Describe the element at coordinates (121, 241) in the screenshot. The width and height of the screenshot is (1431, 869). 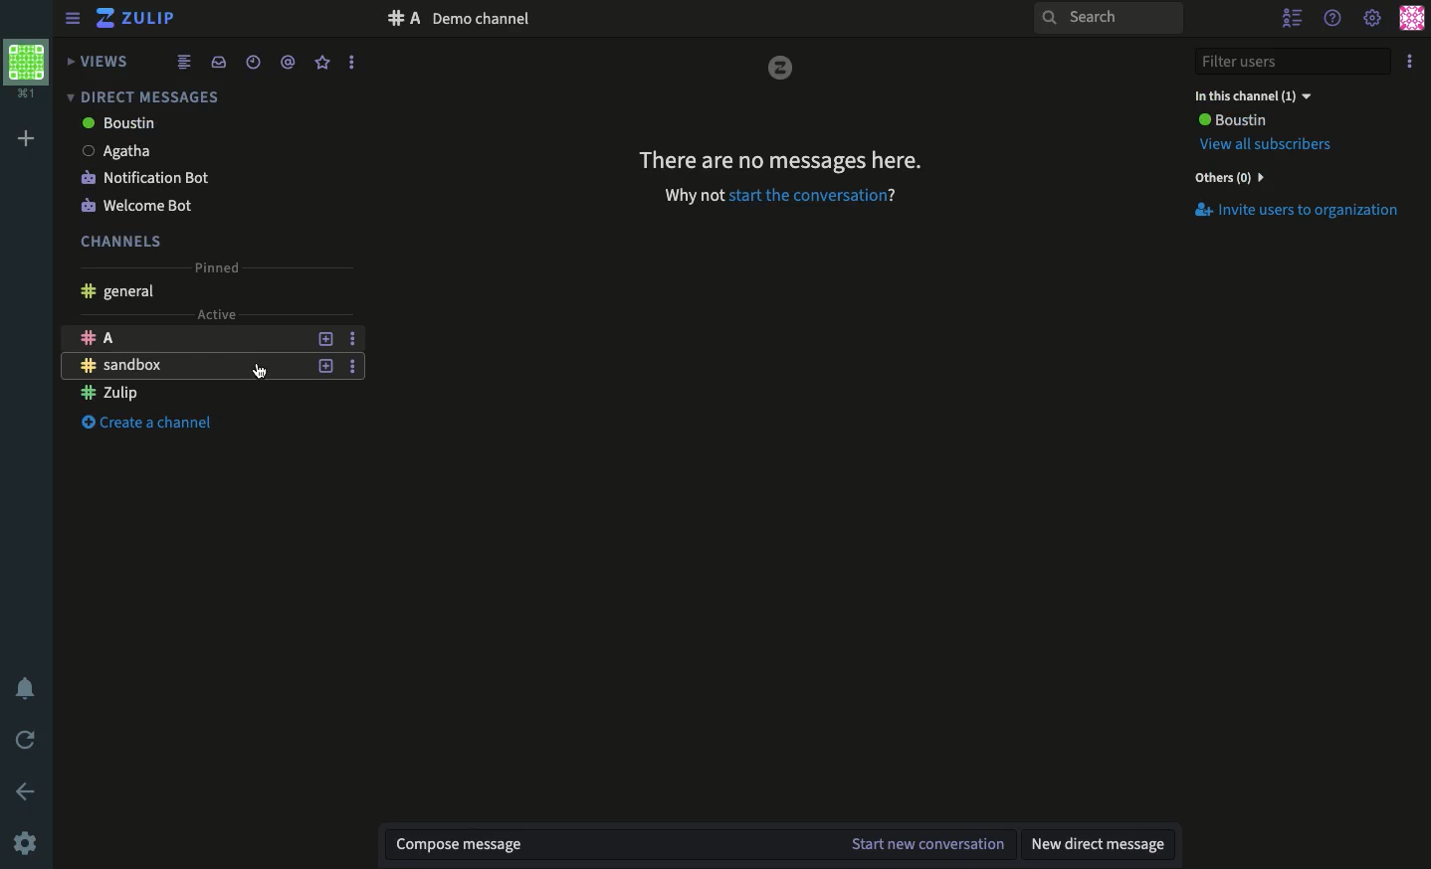
I see `Channels` at that location.